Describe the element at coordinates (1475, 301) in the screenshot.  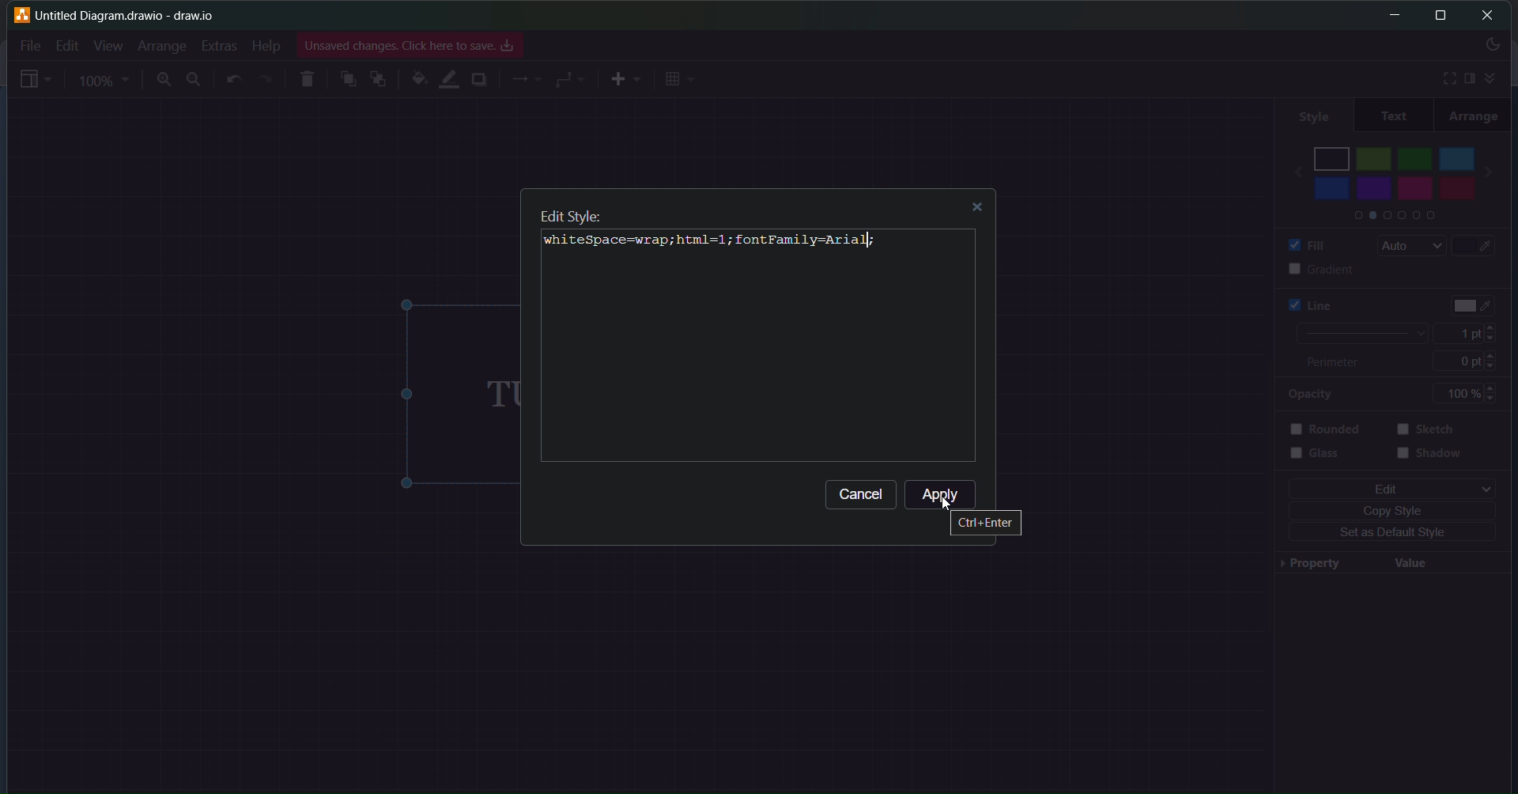
I see `text color` at that location.